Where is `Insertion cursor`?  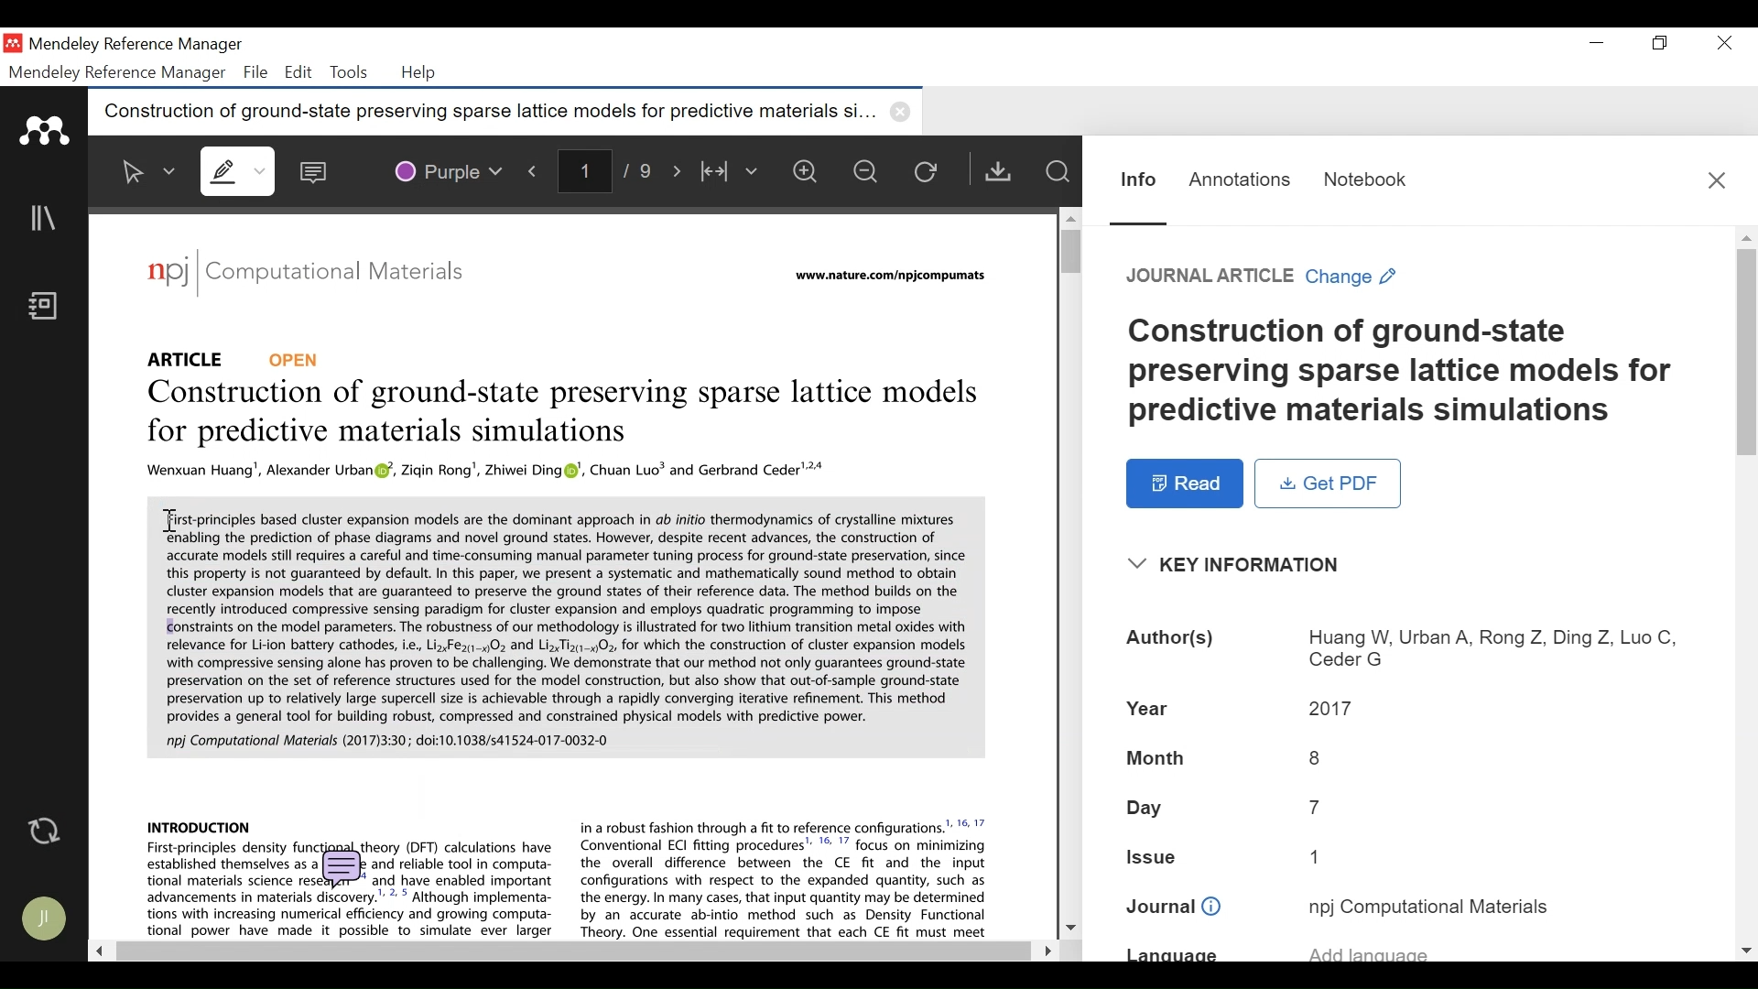
Insertion cursor is located at coordinates (168, 522).